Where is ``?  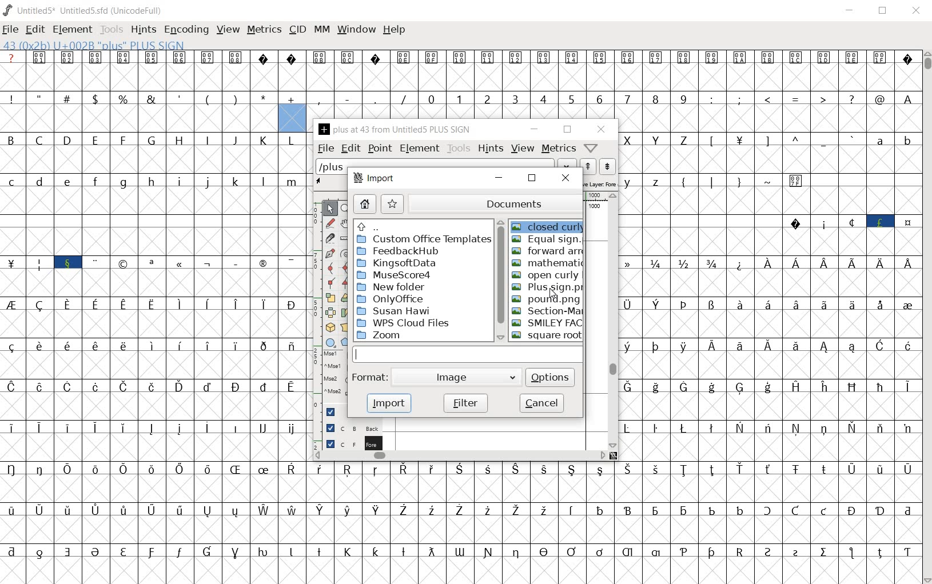
 is located at coordinates (671, 359).